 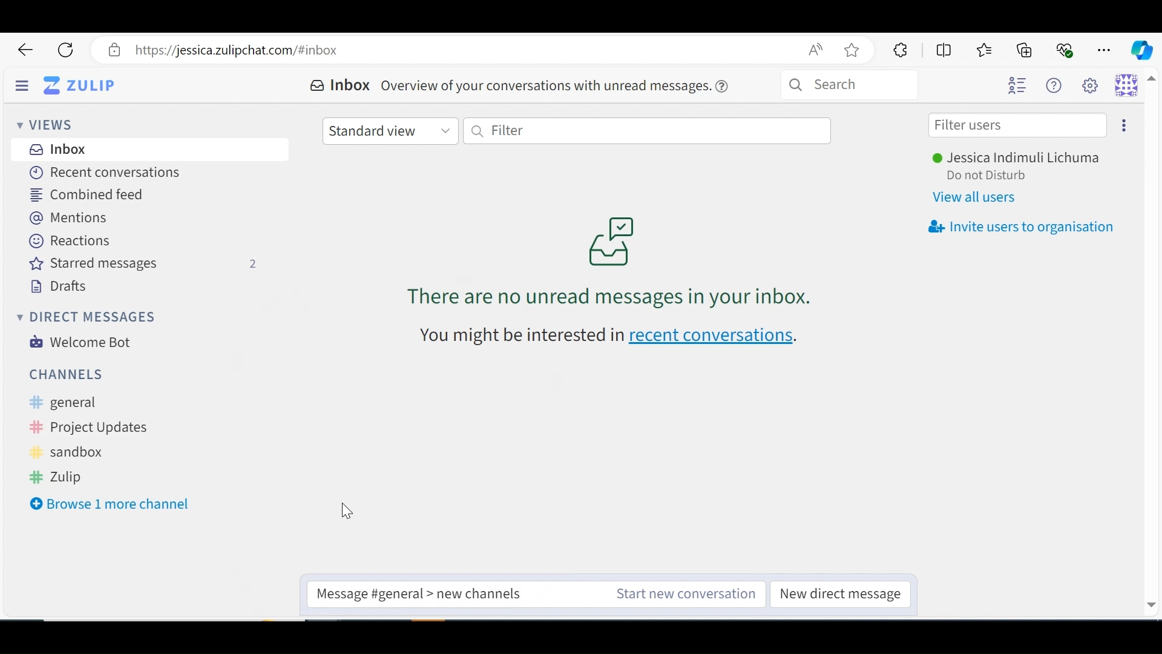 I want to click on Address bar, so click(x=463, y=50).